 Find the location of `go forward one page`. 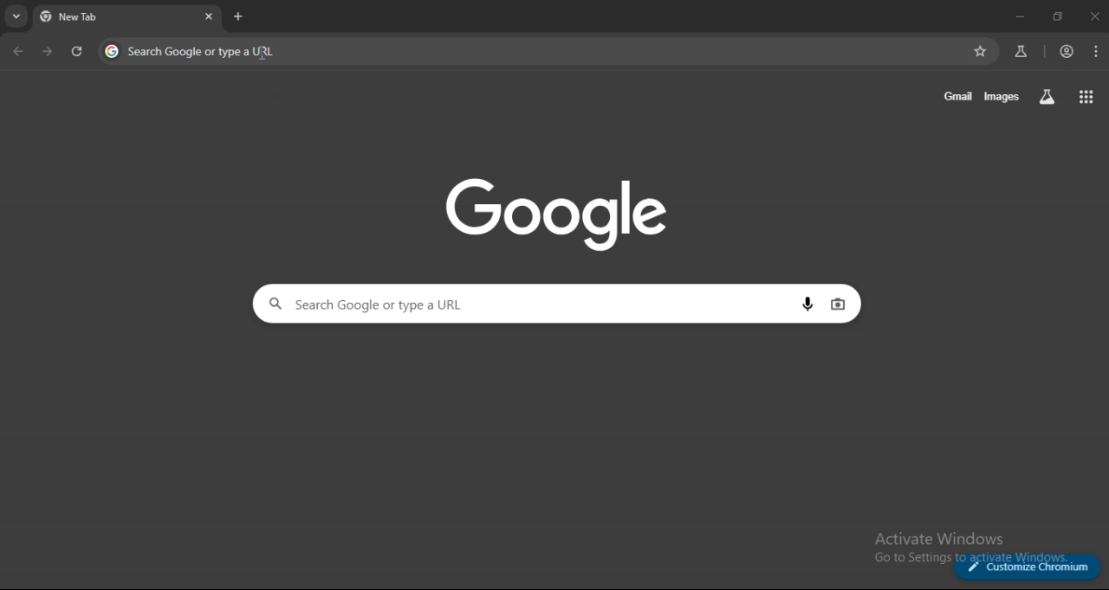

go forward one page is located at coordinates (50, 52).